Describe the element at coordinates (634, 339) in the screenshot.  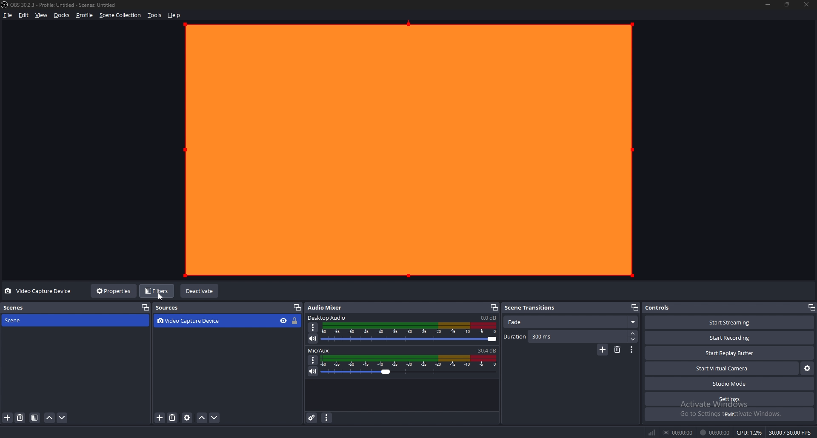
I see `decrease duration` at that location.